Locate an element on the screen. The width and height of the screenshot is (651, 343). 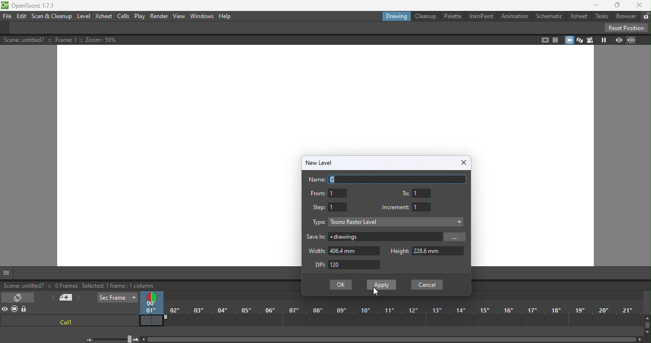
Toonz raster level is located at coordinates (397, 222).